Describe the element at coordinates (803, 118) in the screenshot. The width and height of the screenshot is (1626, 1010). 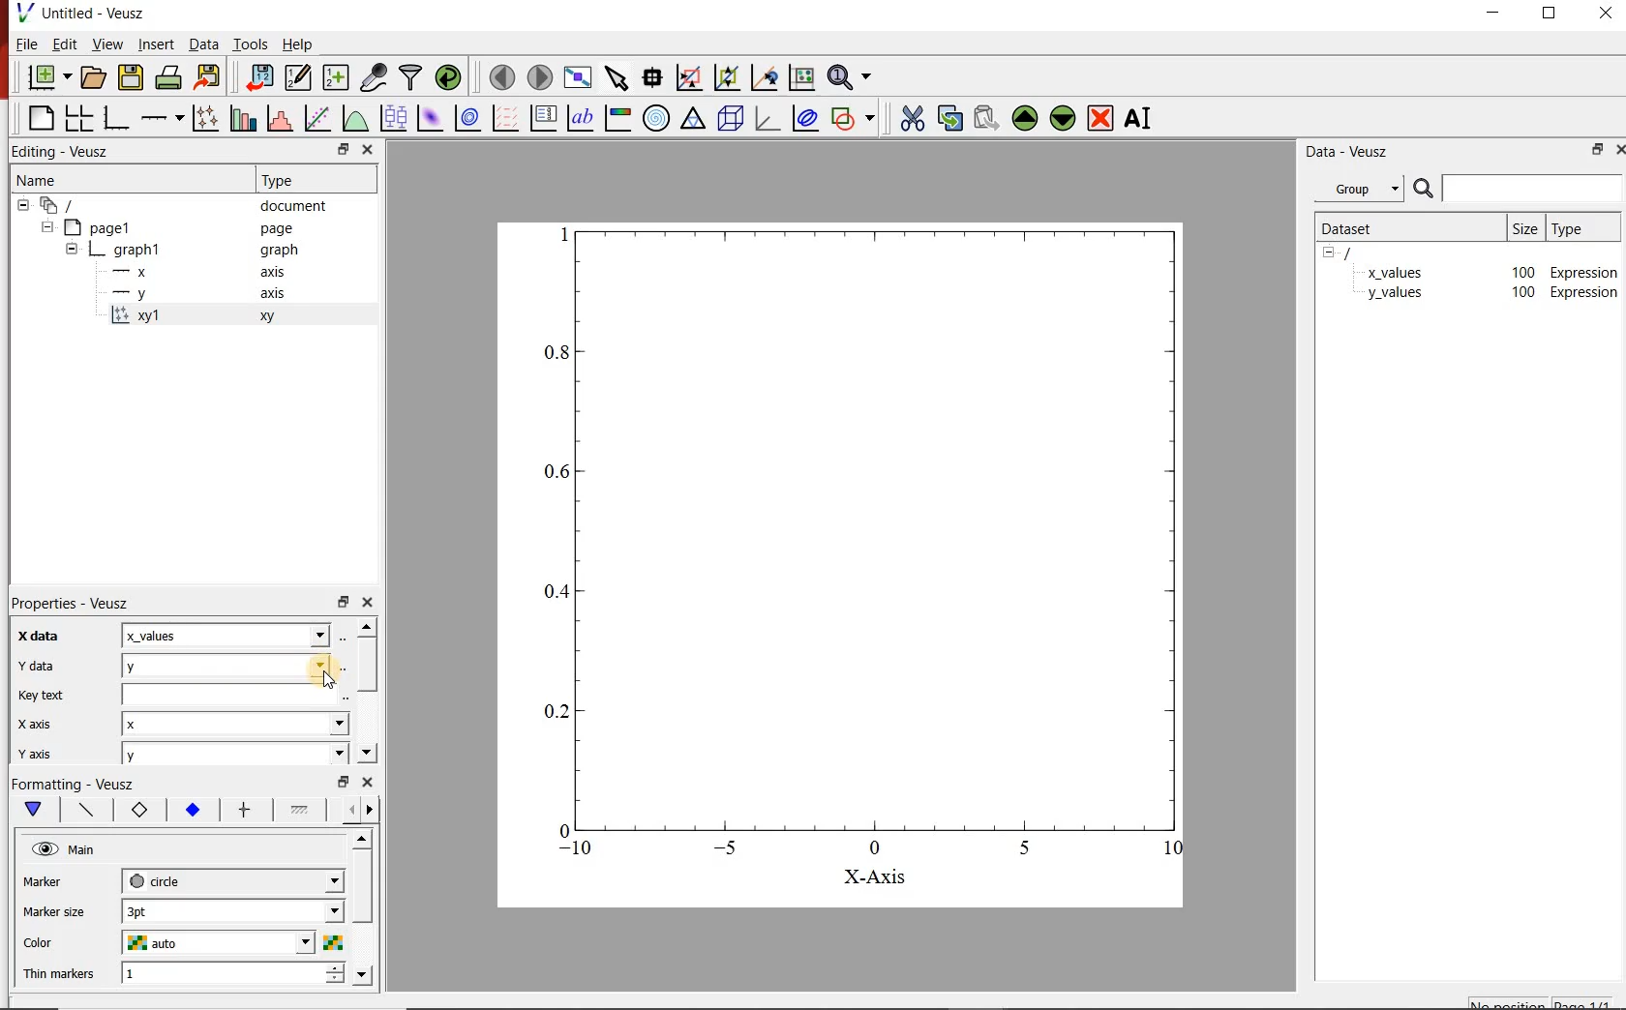
I see `plot covariance ellipse` at that location.